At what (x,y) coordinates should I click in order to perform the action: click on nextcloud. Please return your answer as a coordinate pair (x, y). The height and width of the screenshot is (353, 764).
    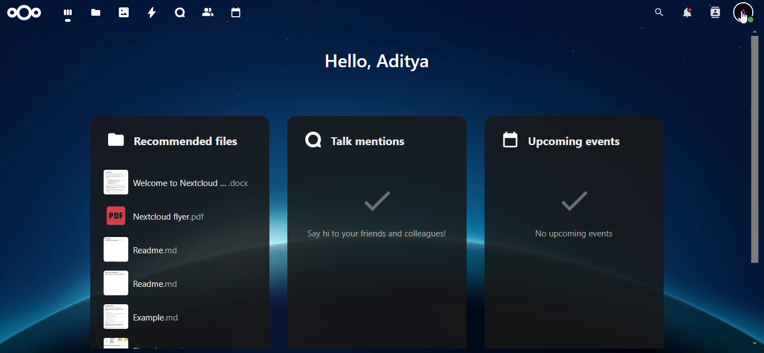
    Looking at the image, I should click on (27, 13).